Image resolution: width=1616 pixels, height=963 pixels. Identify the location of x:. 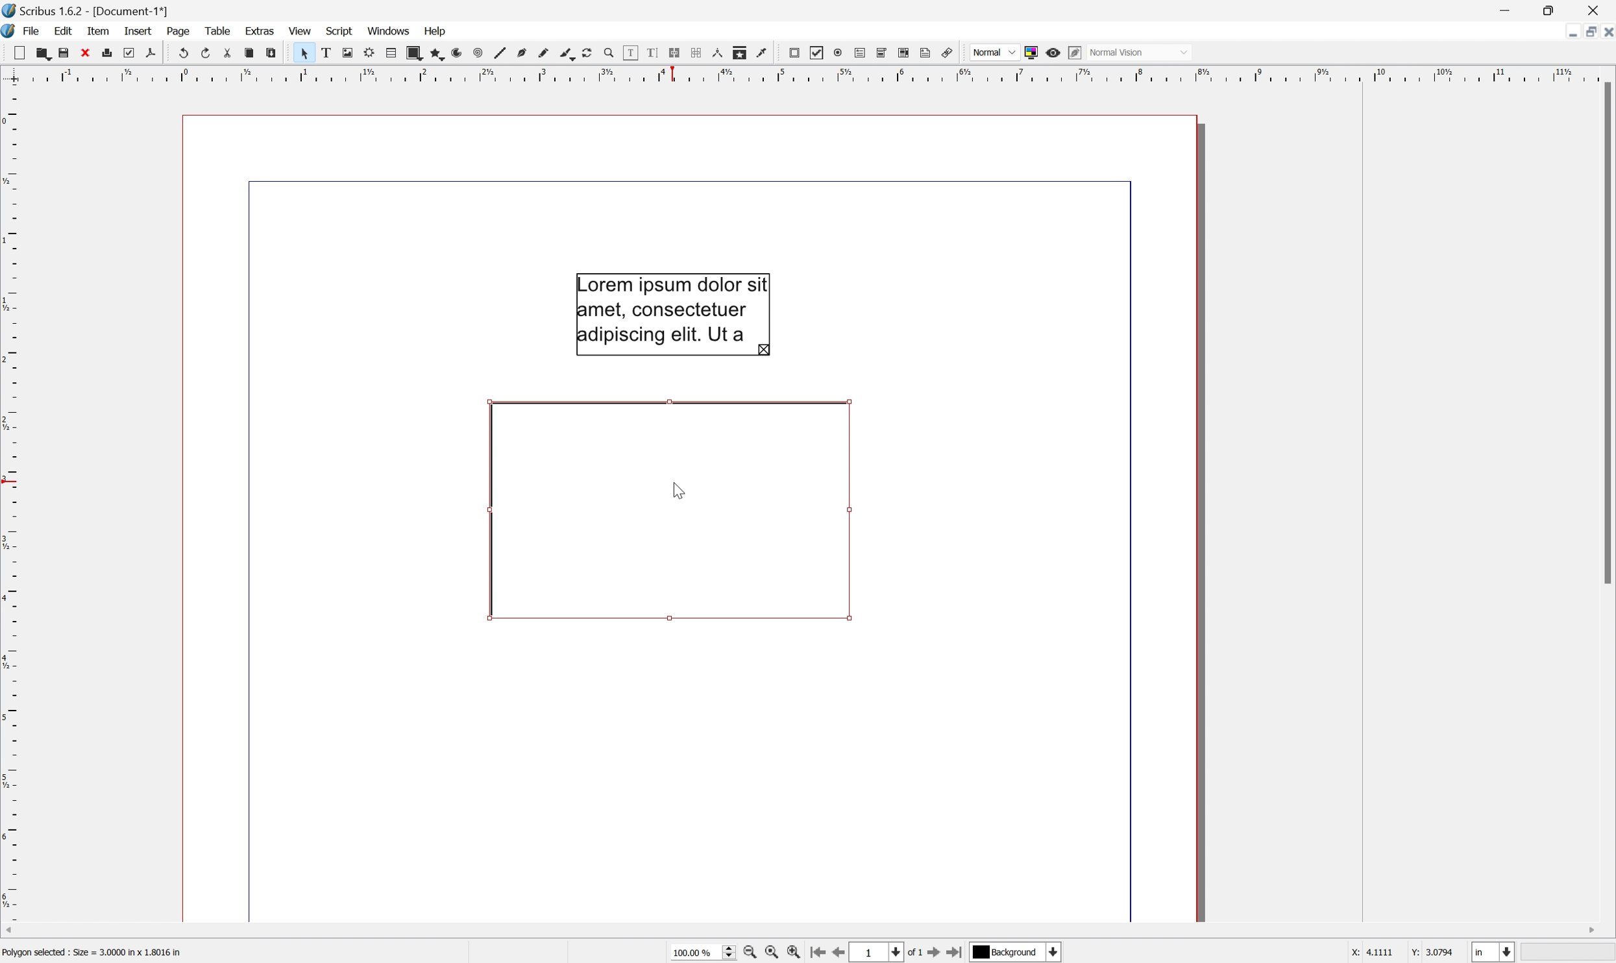
(1352, 952).